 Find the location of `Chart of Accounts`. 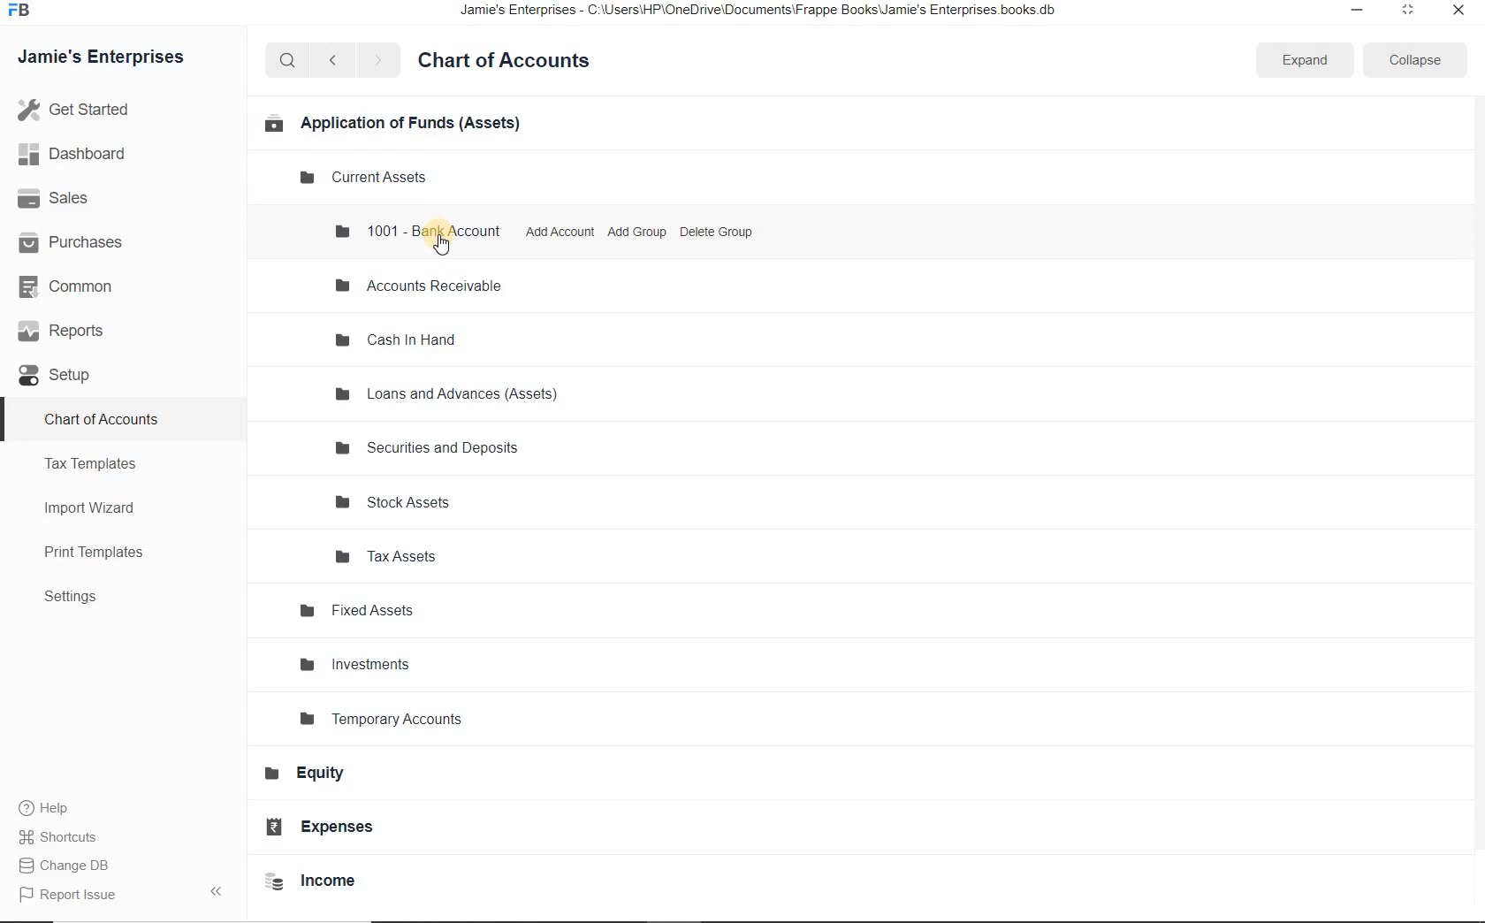

Chart of Accounts is located at coordinates (104, 418).